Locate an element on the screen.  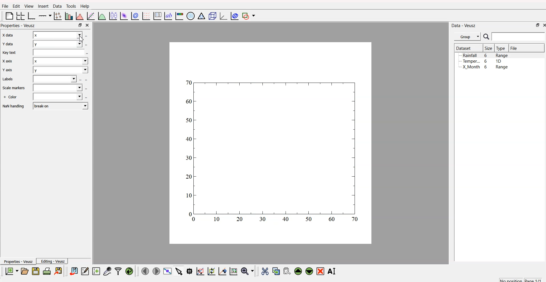
X axis is located at coordinates (8, 61).